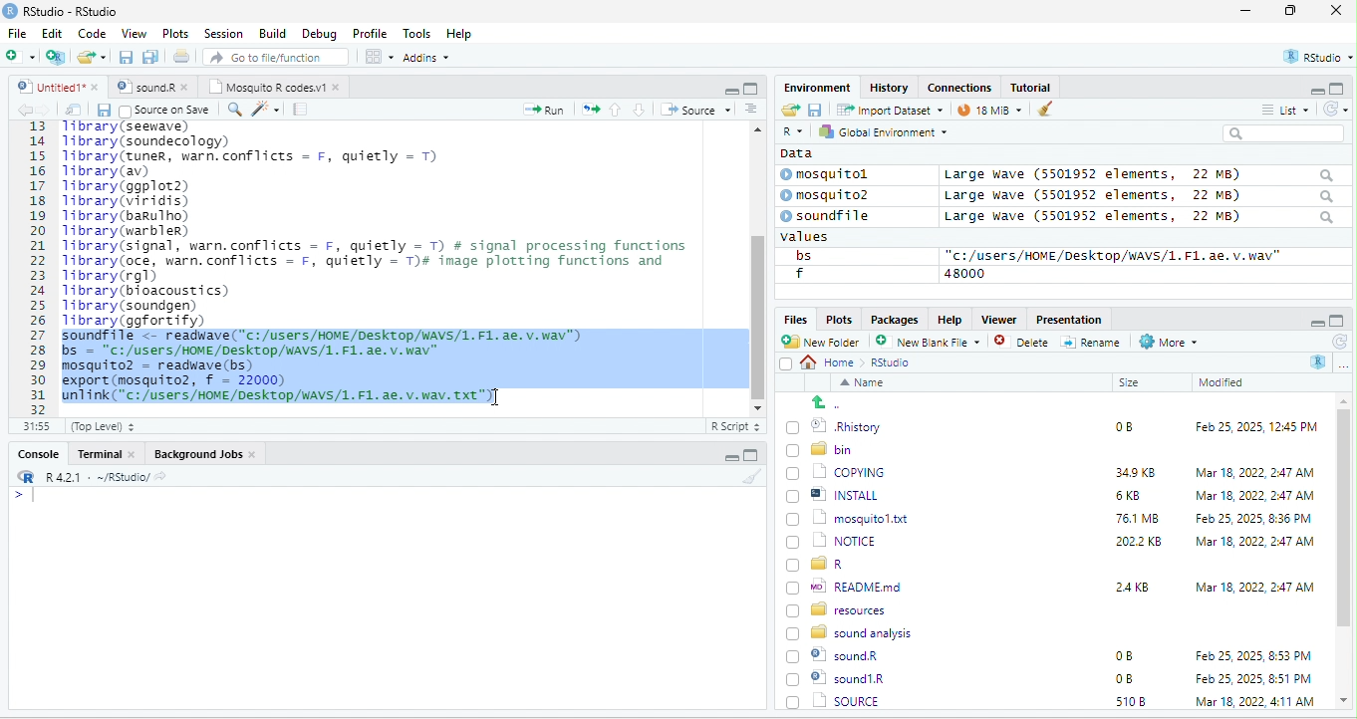  What do you see at coordinates (840, 607) in the screenshot?
I see `BD resources` at bounding box center [840, 607].